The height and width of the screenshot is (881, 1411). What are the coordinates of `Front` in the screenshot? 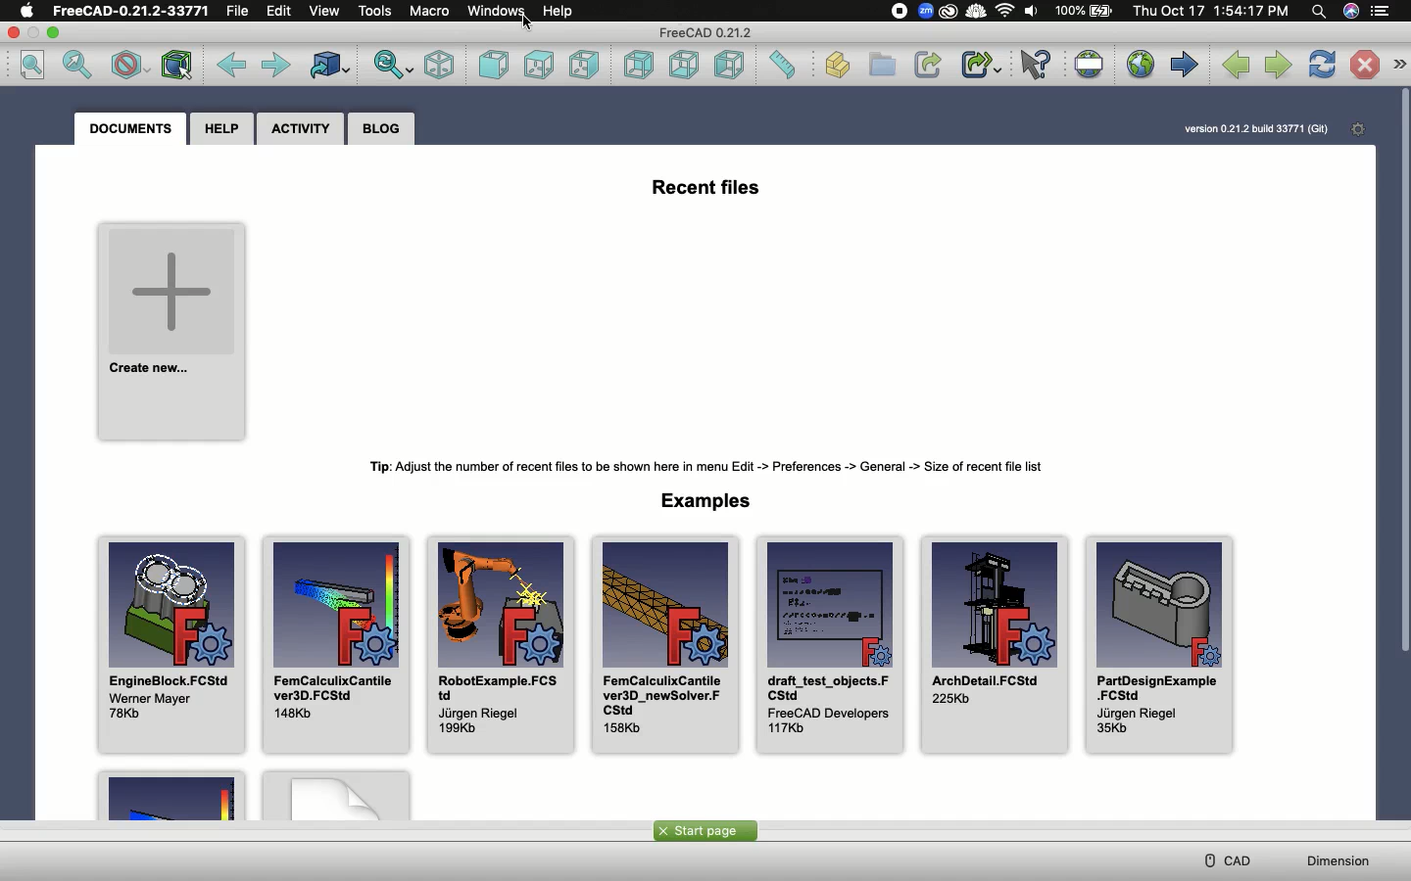 It's located at (494, 65).